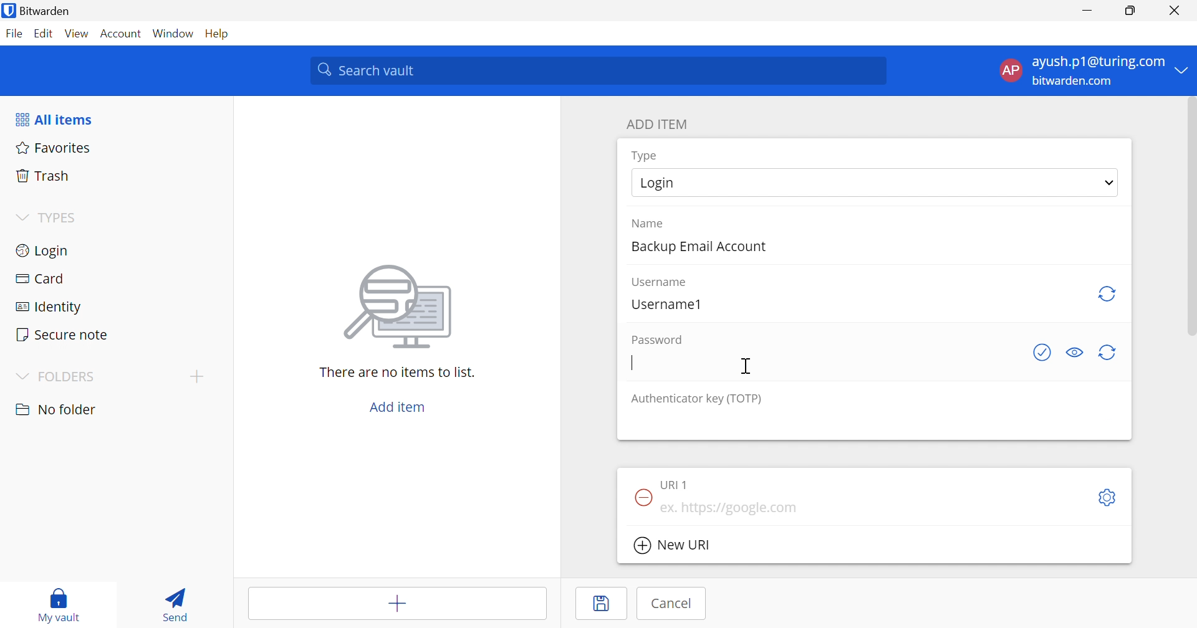 This screenshot has width=1197, height=628. What do you see at coordinates (1185, 70) in the screenshot?
I see `Drop Down` at bounding box center [1185, 70].